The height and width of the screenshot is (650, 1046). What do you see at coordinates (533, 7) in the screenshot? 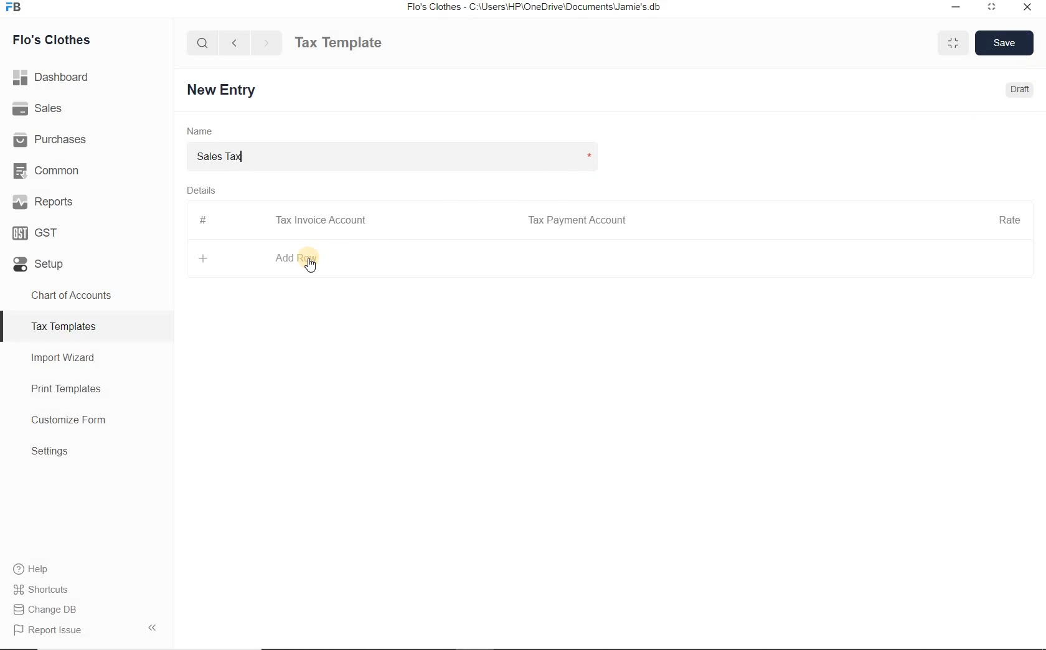
I see `Flo's Clothes - C:\Users\HP\OneDrive\Documents\Jamie's db` at bounding box center [533, 7].